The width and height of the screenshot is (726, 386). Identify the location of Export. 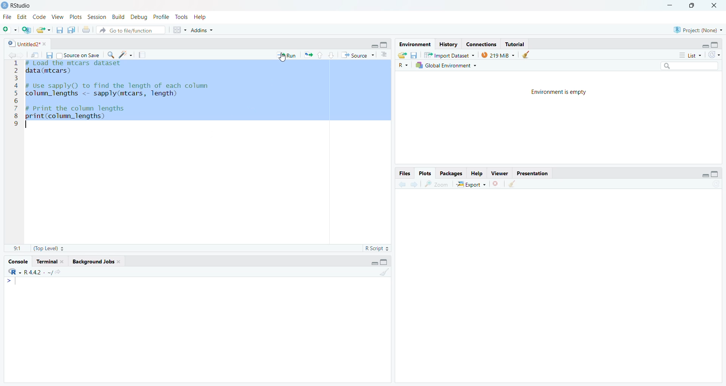
(471, 184).